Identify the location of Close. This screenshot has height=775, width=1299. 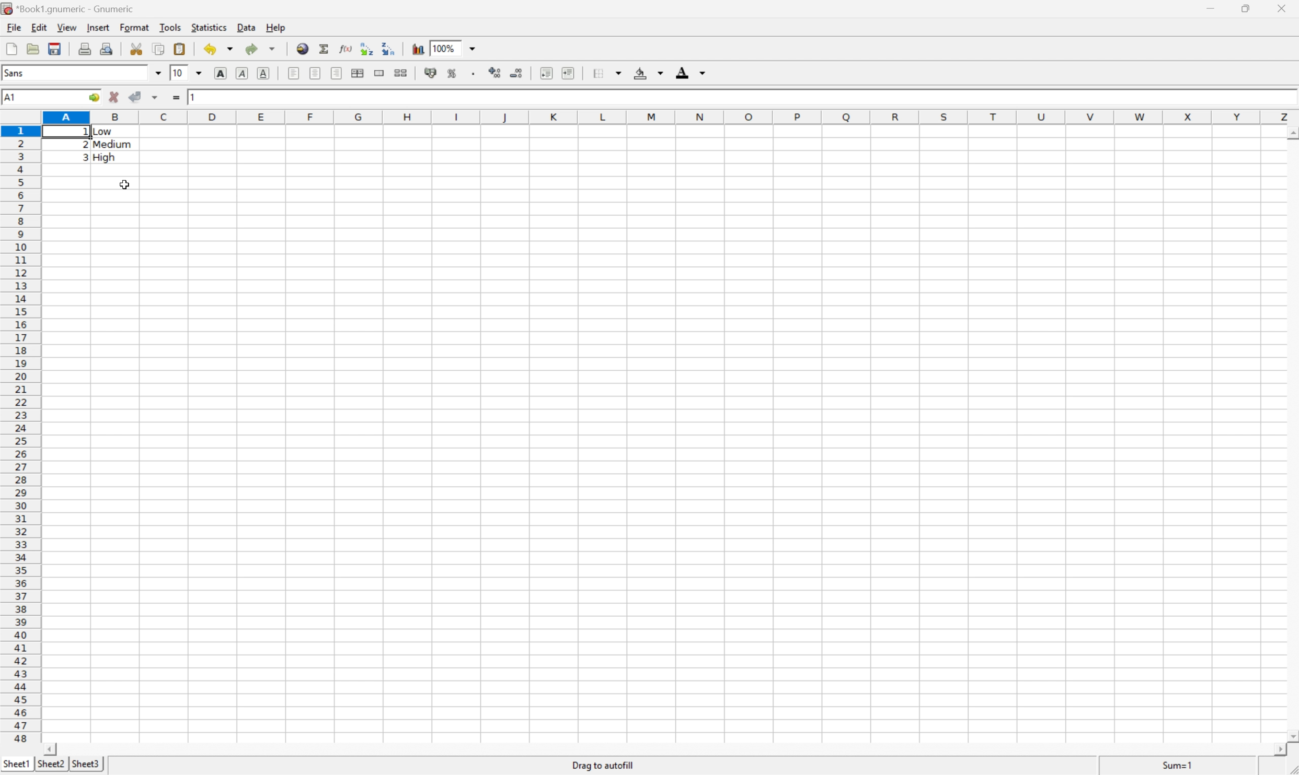
(1284, 9).